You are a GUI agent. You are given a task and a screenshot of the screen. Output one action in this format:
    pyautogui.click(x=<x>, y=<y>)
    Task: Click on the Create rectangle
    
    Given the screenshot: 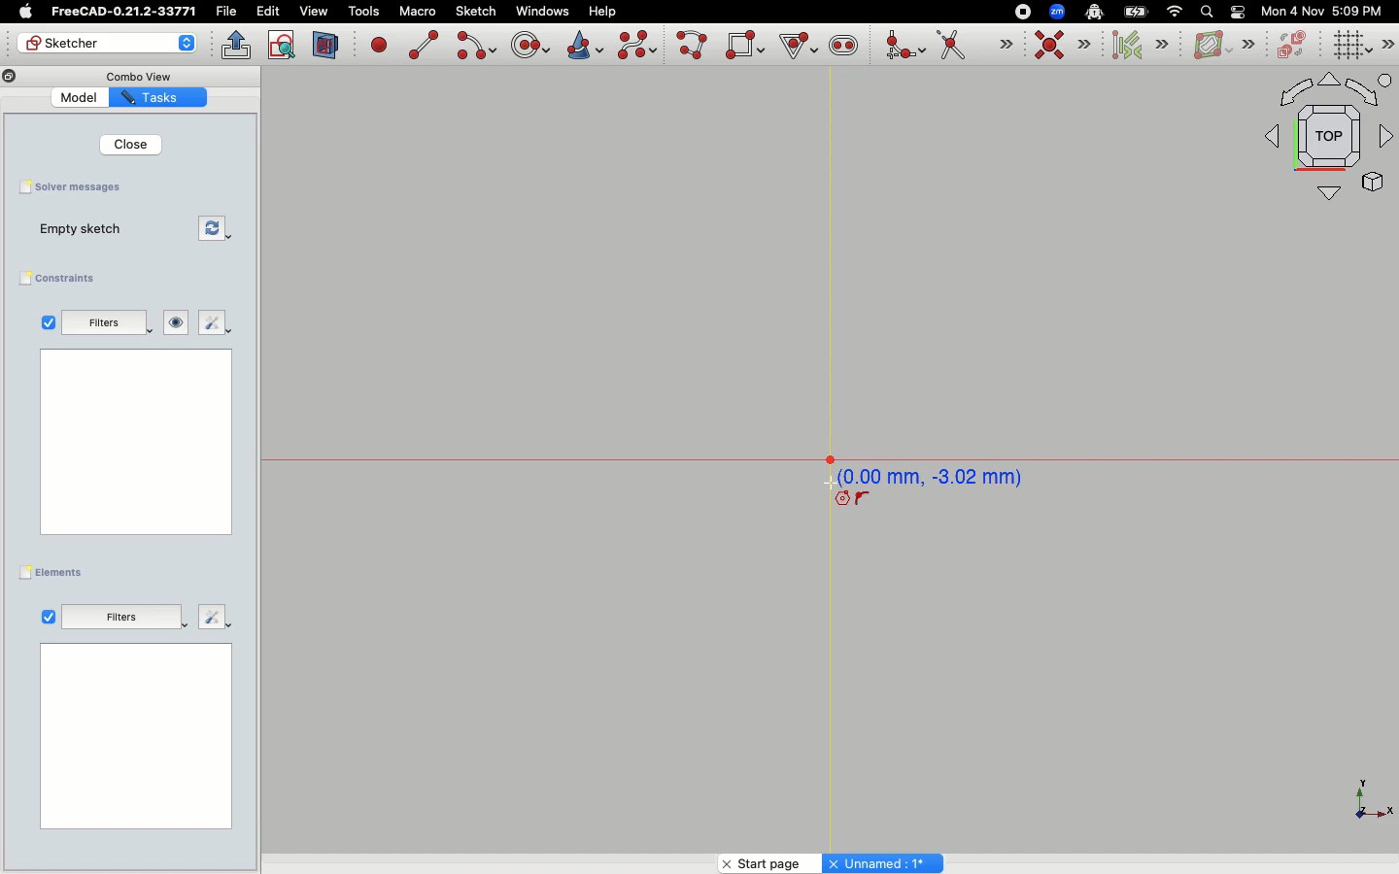 What is the action you would take?
    pyautogui.click(x=745, y=45)
    